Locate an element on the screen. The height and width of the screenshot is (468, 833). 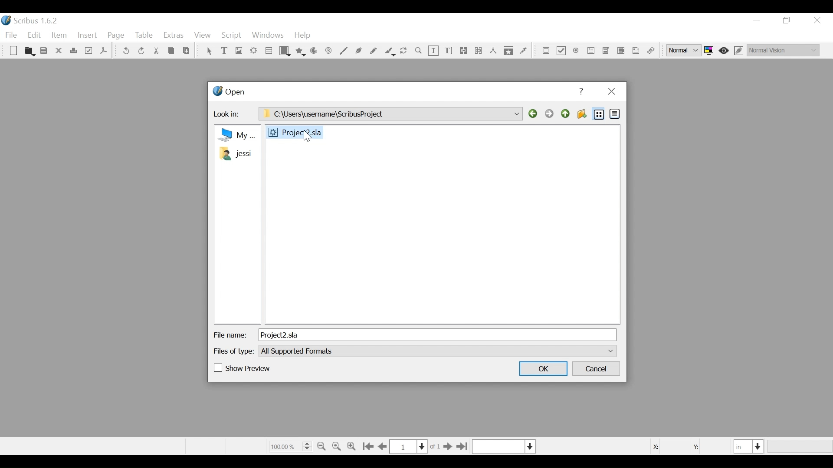
PDF Push Button is located at coordinates (546, 51).